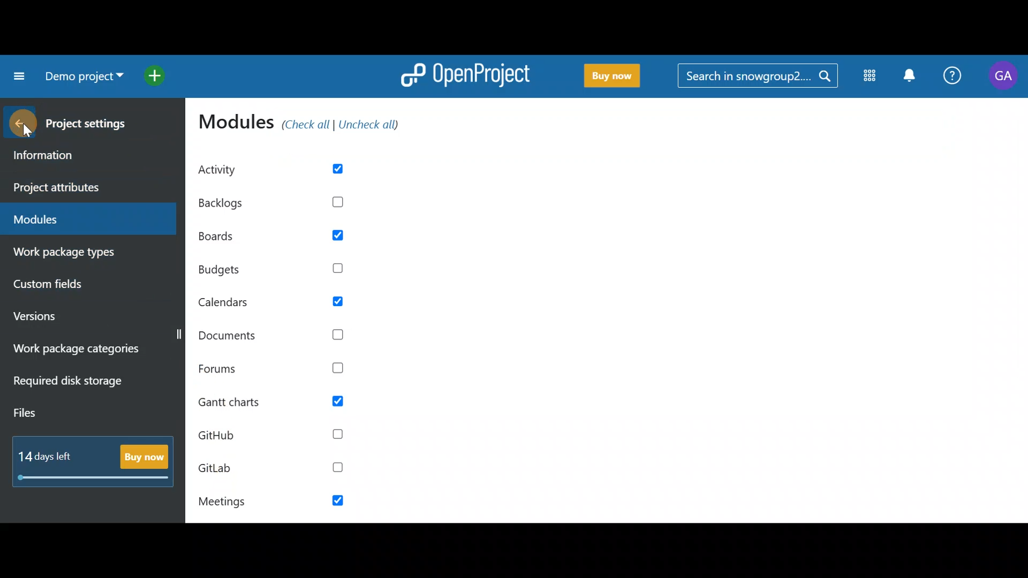 Image resolution: width=1028 pixels, height=578 pixels. What do you see at coordinates (82, 254) in the screenshot?
I see `Work package types` at bounding box center [82, 254].